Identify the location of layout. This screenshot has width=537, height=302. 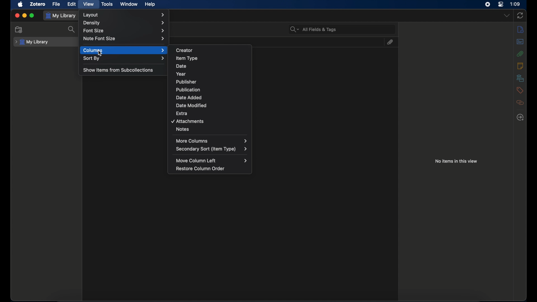
(124, 15).